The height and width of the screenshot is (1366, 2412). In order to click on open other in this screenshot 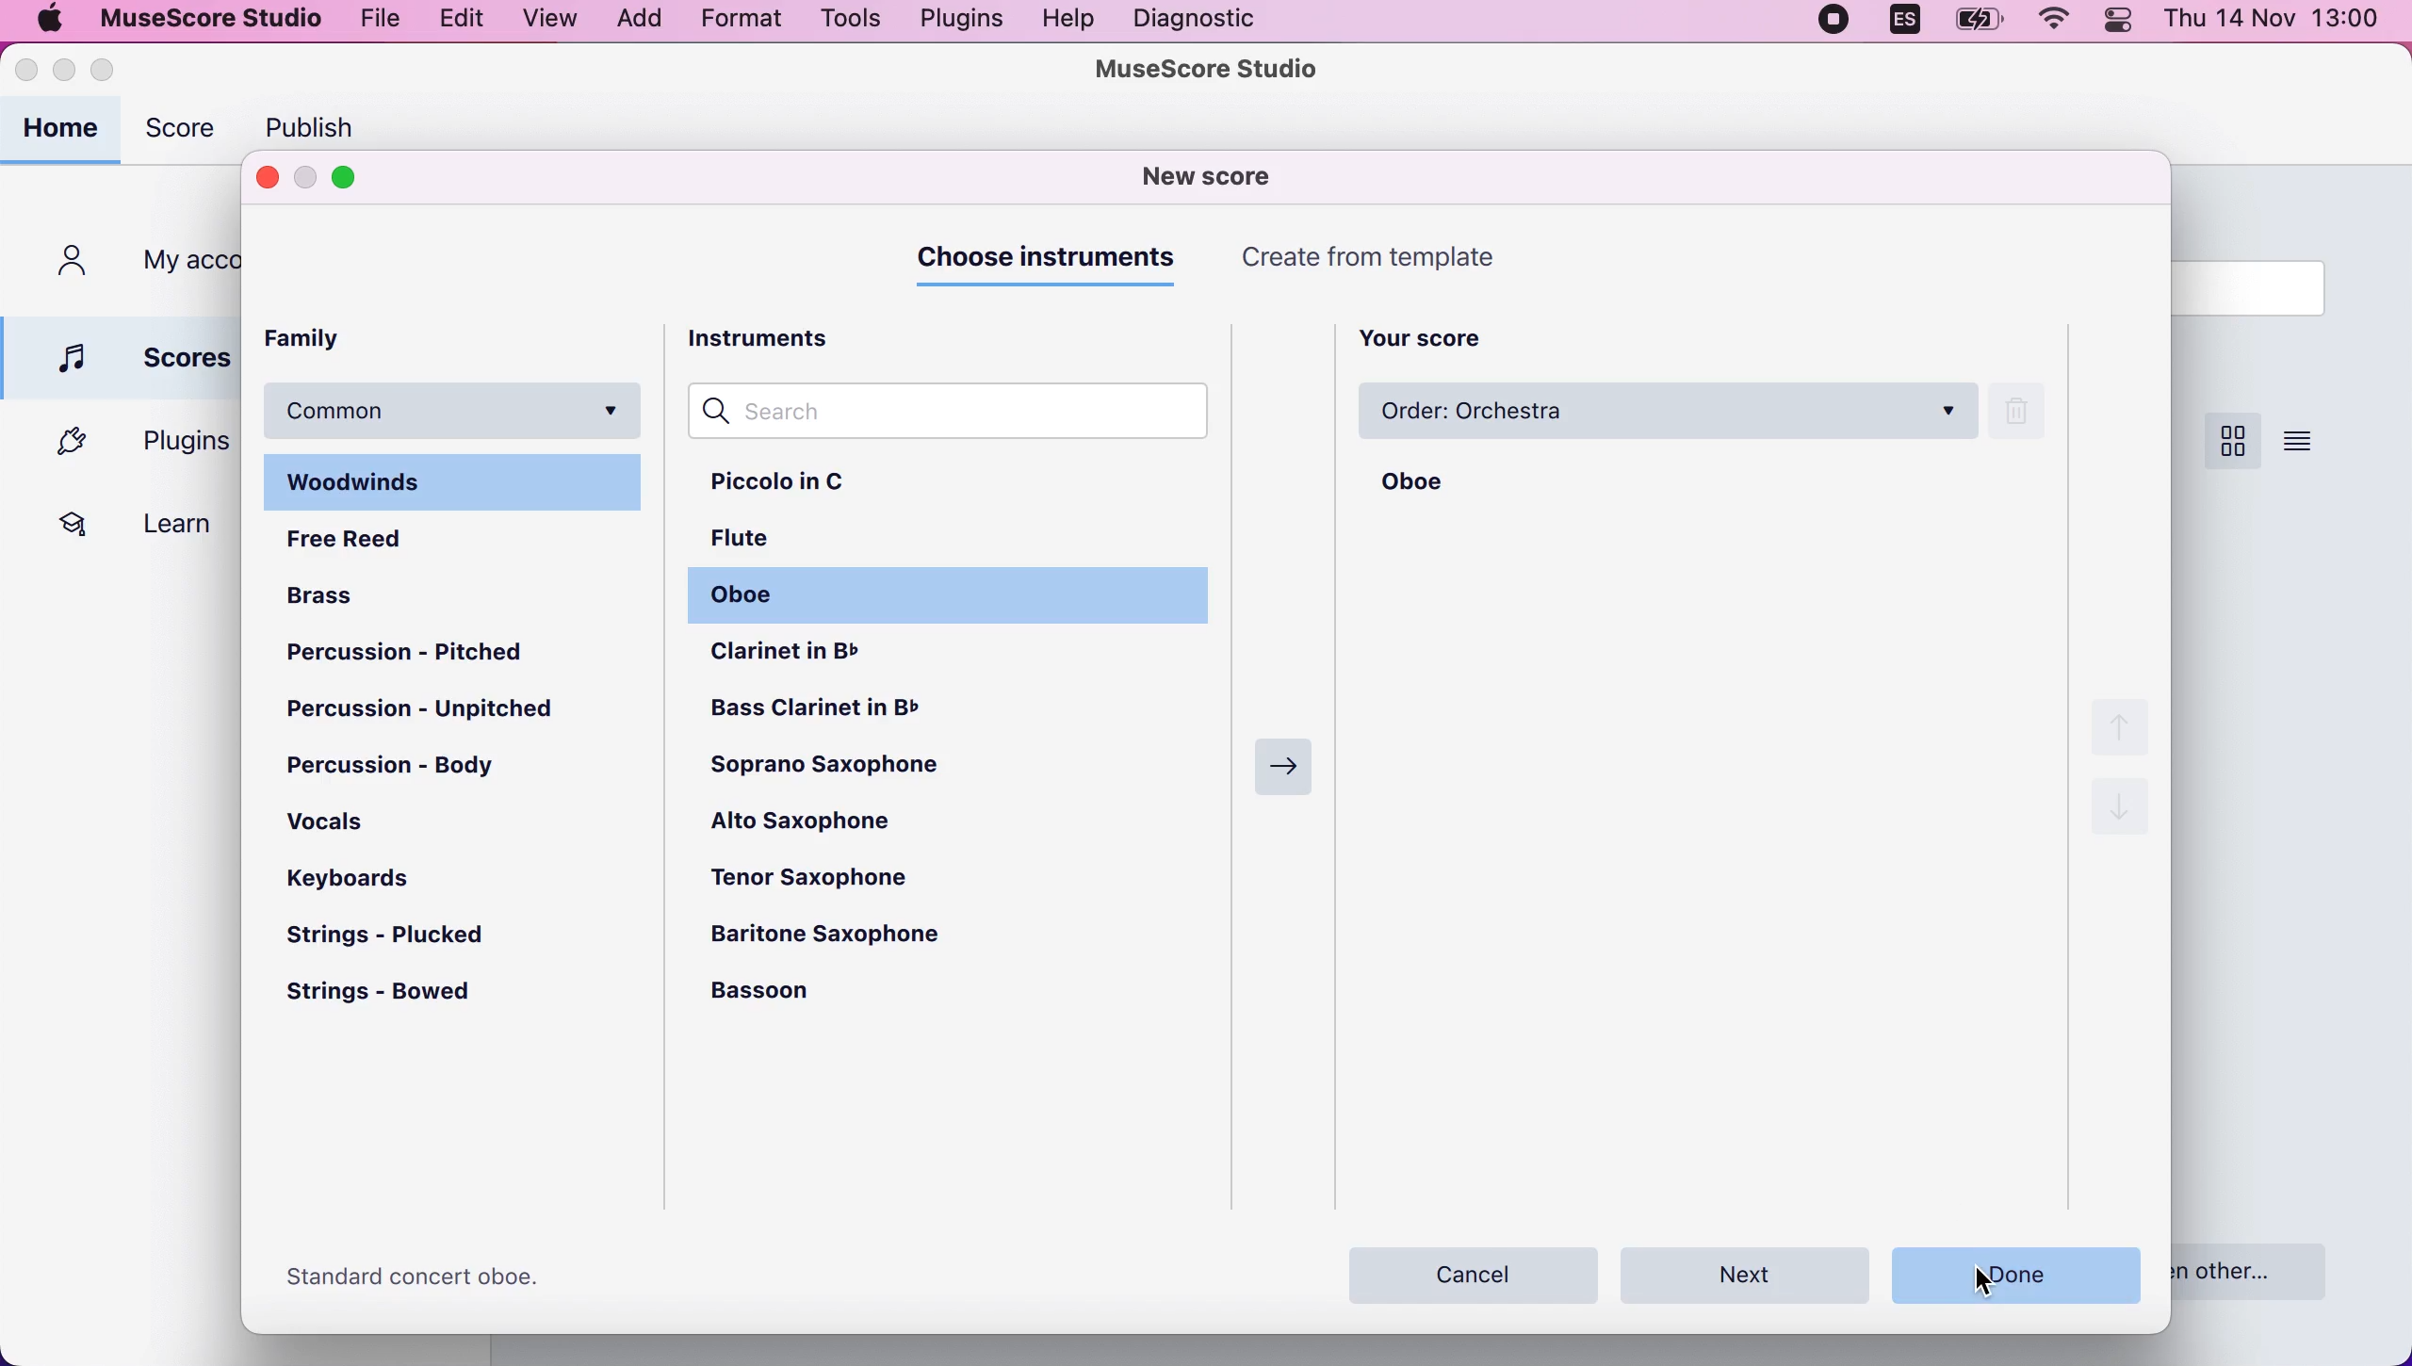, I will do `click(2266, 1269)`.